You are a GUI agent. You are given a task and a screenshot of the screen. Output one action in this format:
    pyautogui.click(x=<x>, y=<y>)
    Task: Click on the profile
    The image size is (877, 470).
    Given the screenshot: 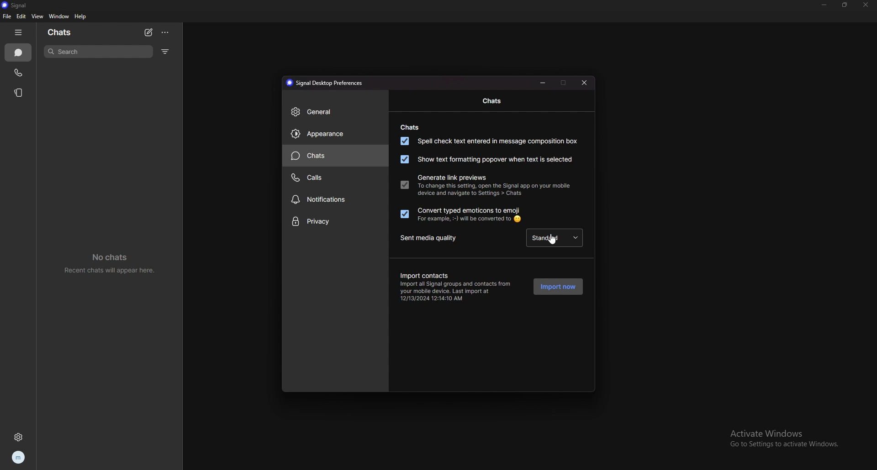 What is the action you would take?
    pyautogui.click(x=20, y=457)
    